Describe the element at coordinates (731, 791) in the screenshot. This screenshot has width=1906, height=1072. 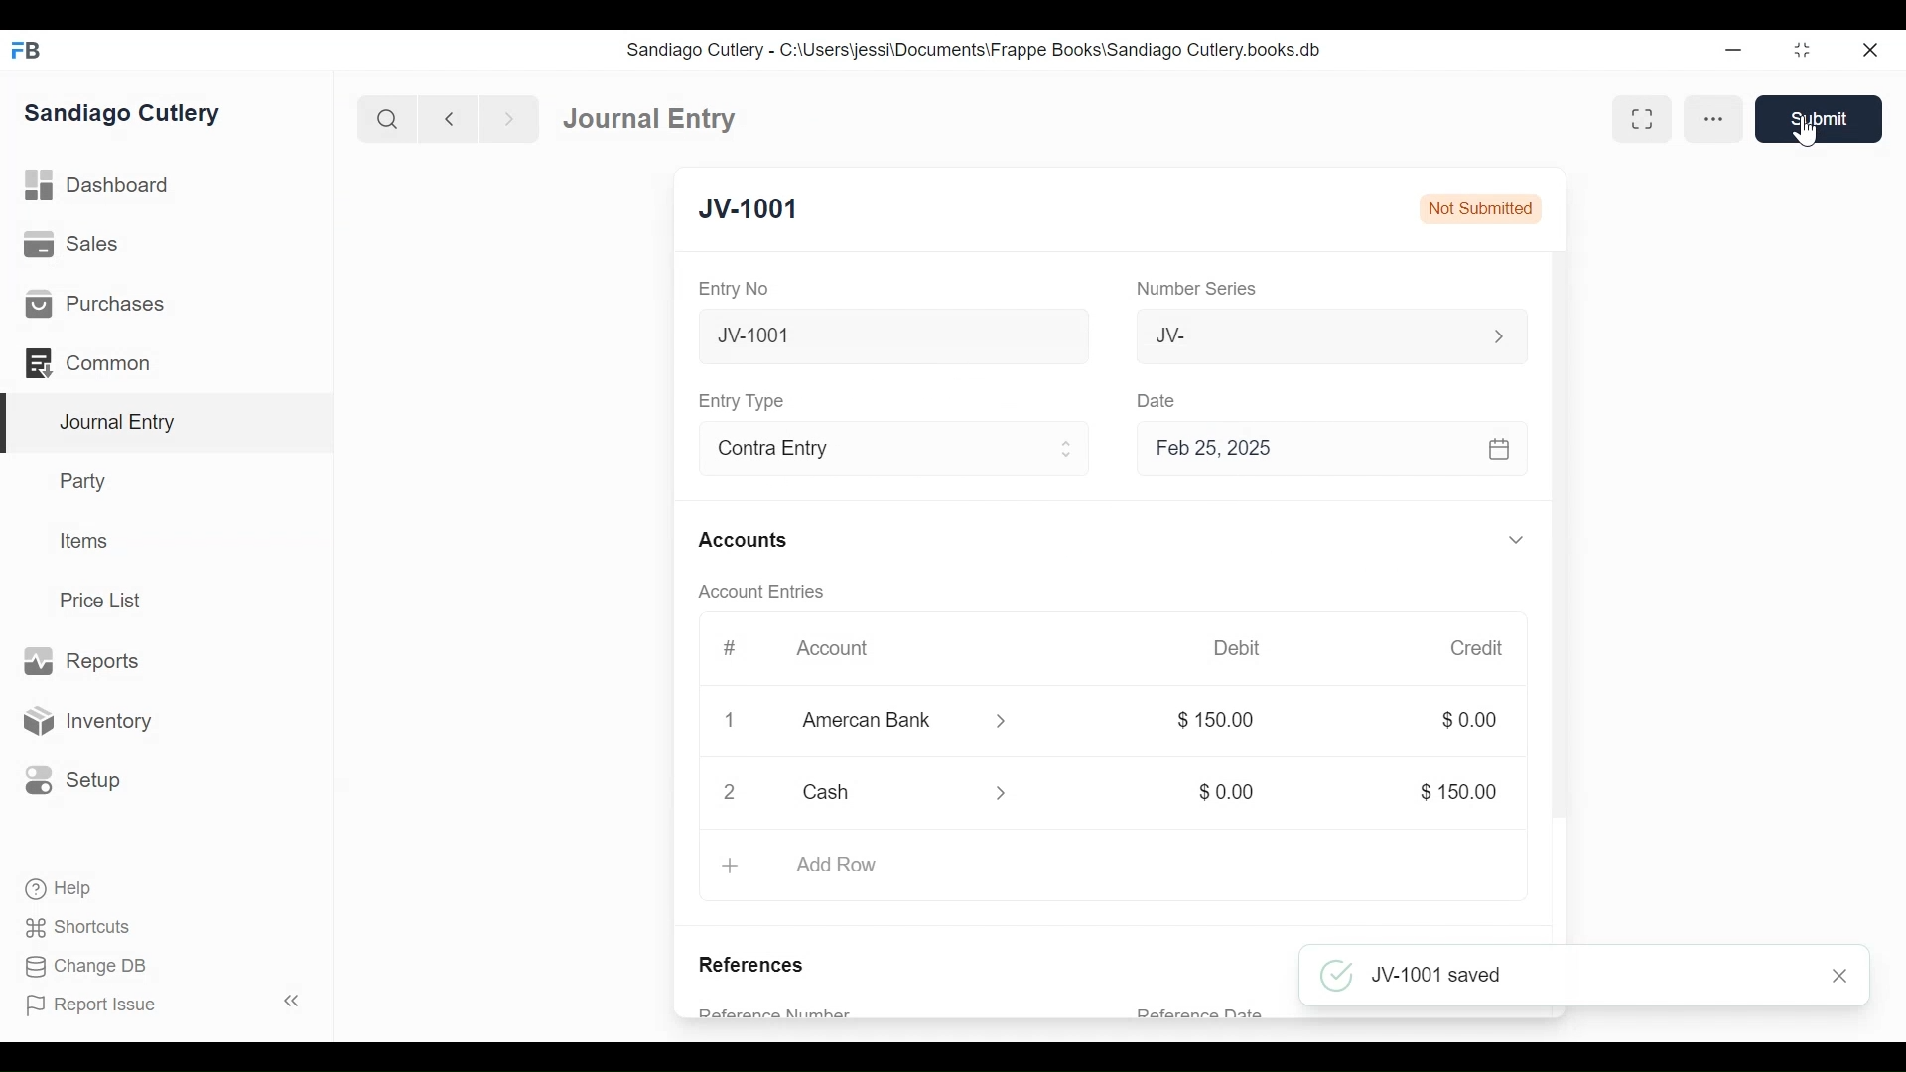
I see `close` at that location.